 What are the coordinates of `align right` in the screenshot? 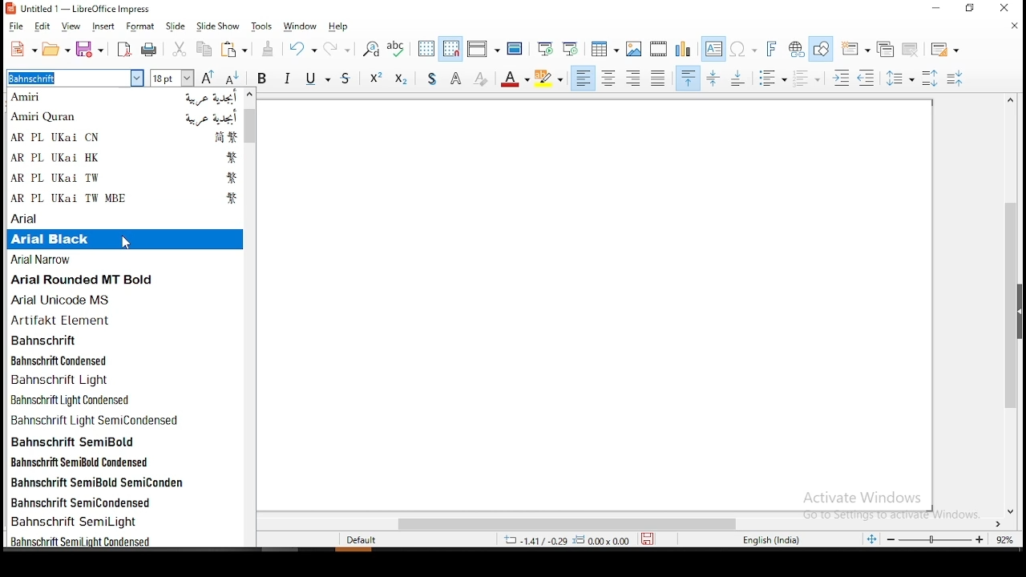 It's located at (634, 78).